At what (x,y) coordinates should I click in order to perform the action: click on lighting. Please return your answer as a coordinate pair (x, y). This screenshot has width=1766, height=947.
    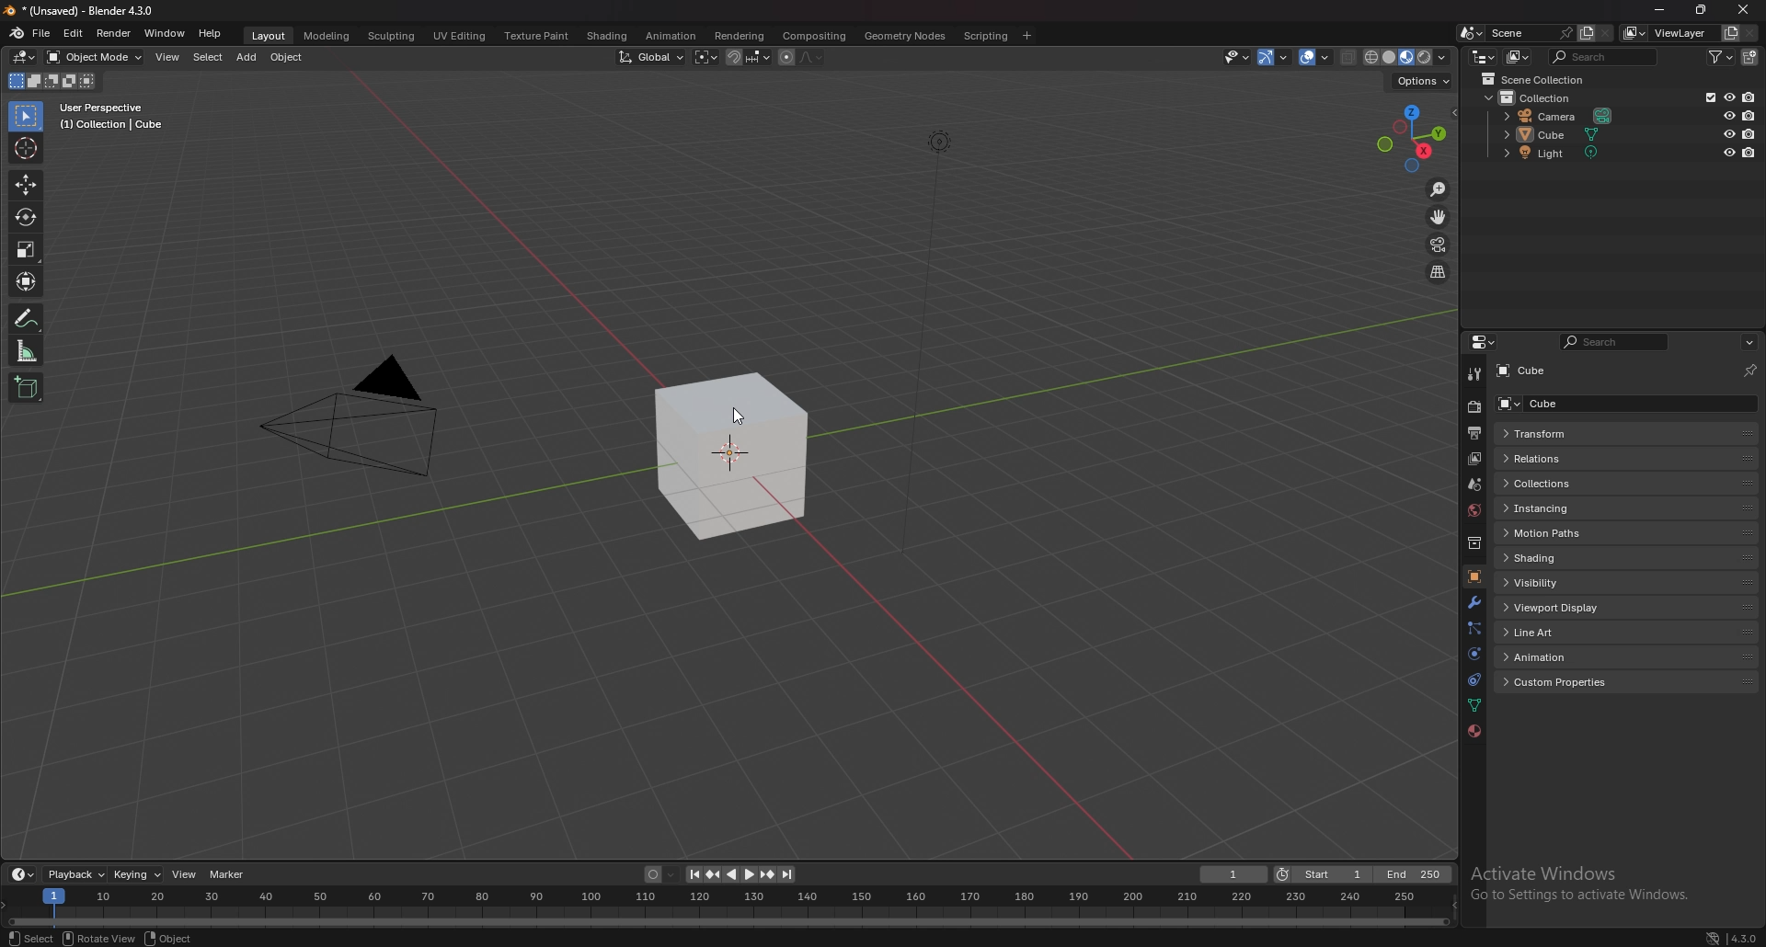
    Looking at the image, I should click on (938, 145).